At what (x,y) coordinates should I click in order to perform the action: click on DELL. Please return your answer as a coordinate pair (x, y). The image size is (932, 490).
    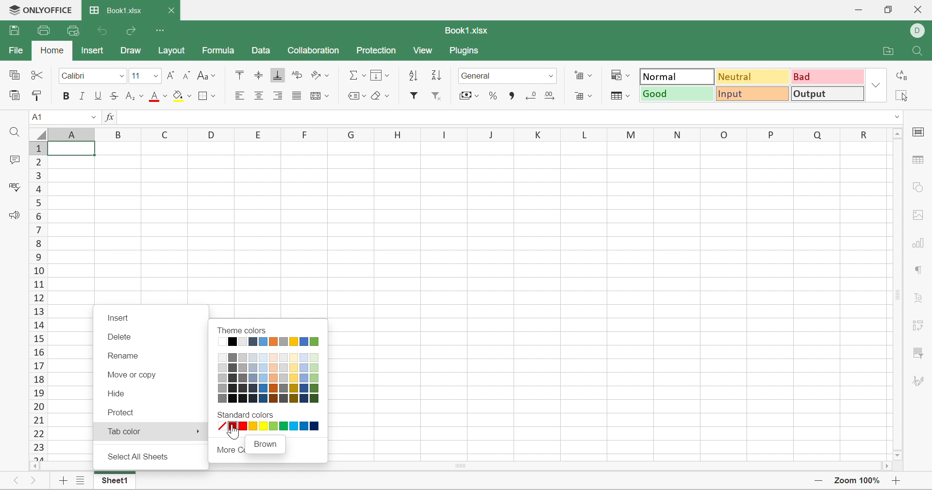
    Looking at the image, I should click on (919, 31).